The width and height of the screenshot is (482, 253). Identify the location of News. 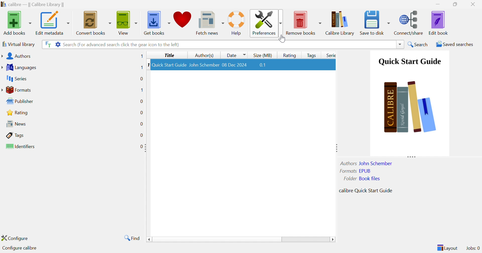
(15, 123).